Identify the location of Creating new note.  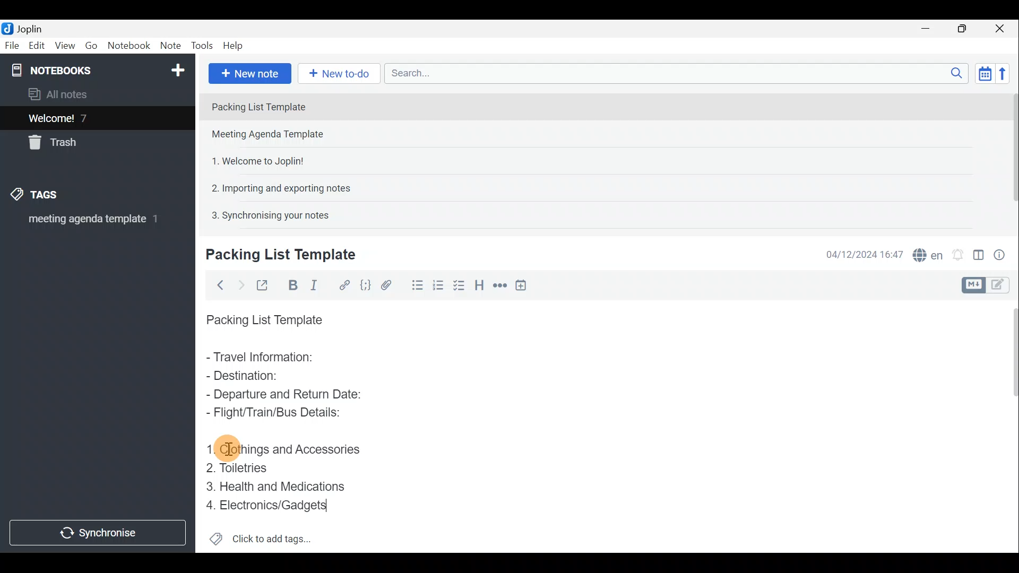
(274, 255).